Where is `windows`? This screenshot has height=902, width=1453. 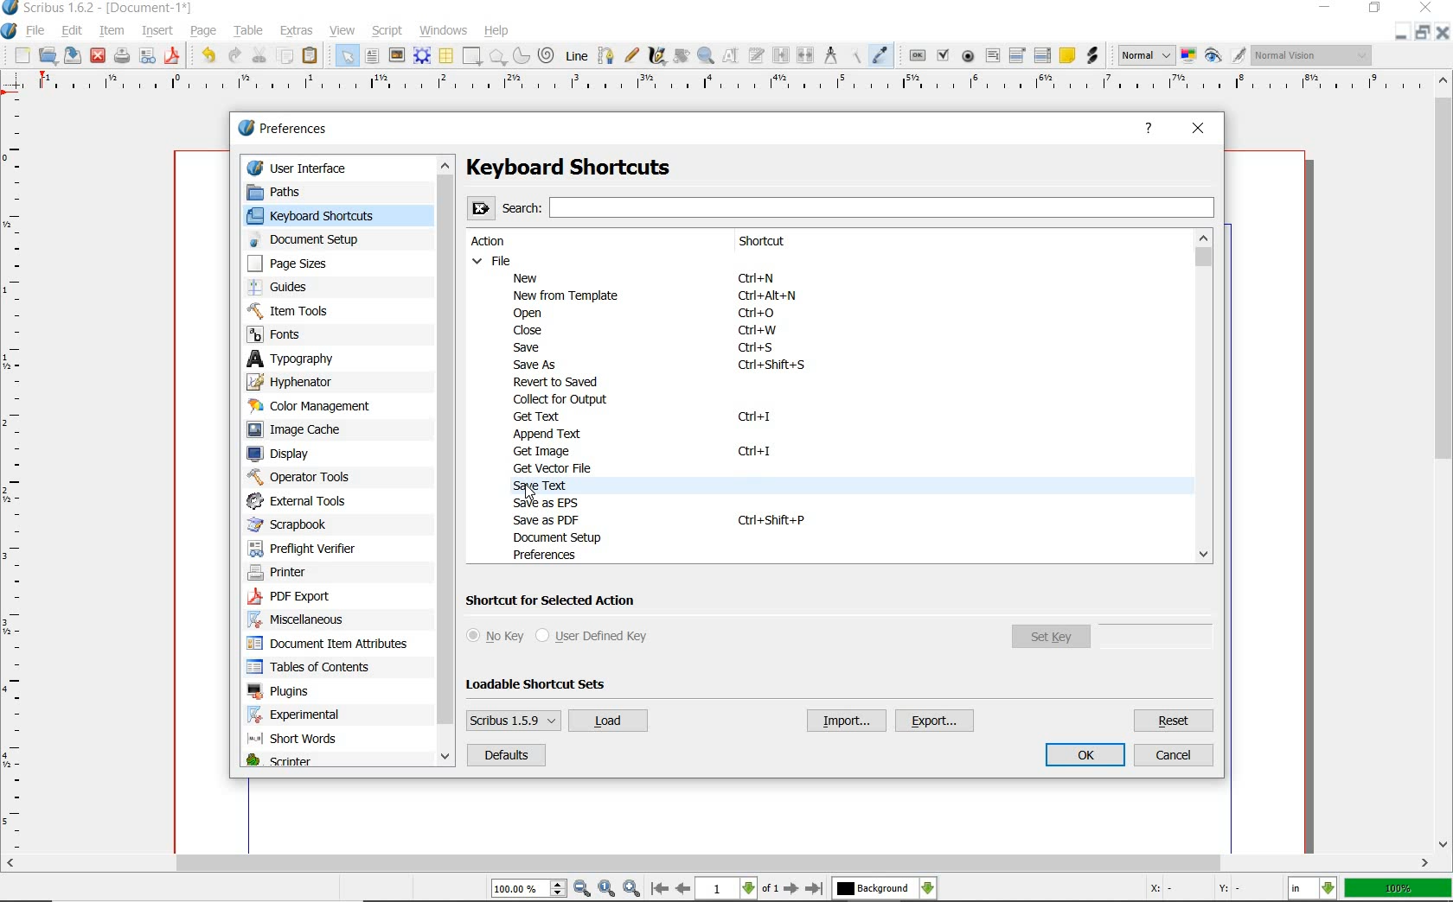 windows is located at coordinates (445, 31).